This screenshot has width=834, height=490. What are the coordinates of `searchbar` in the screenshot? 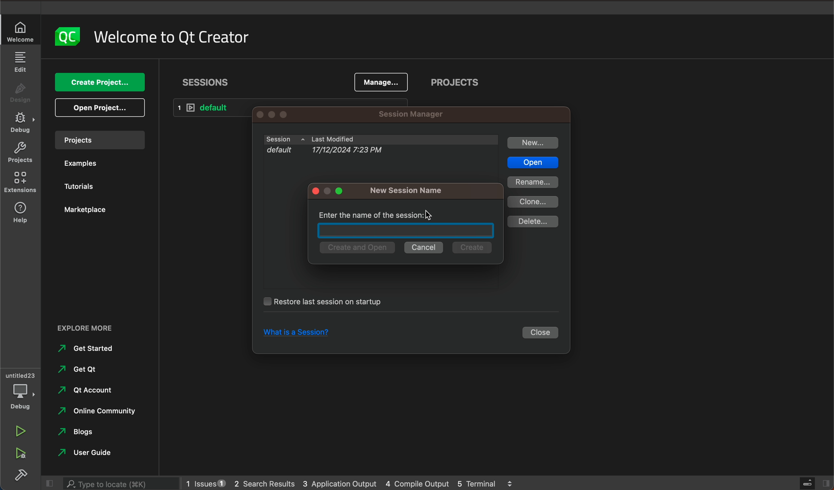 It's located at (118, 483).